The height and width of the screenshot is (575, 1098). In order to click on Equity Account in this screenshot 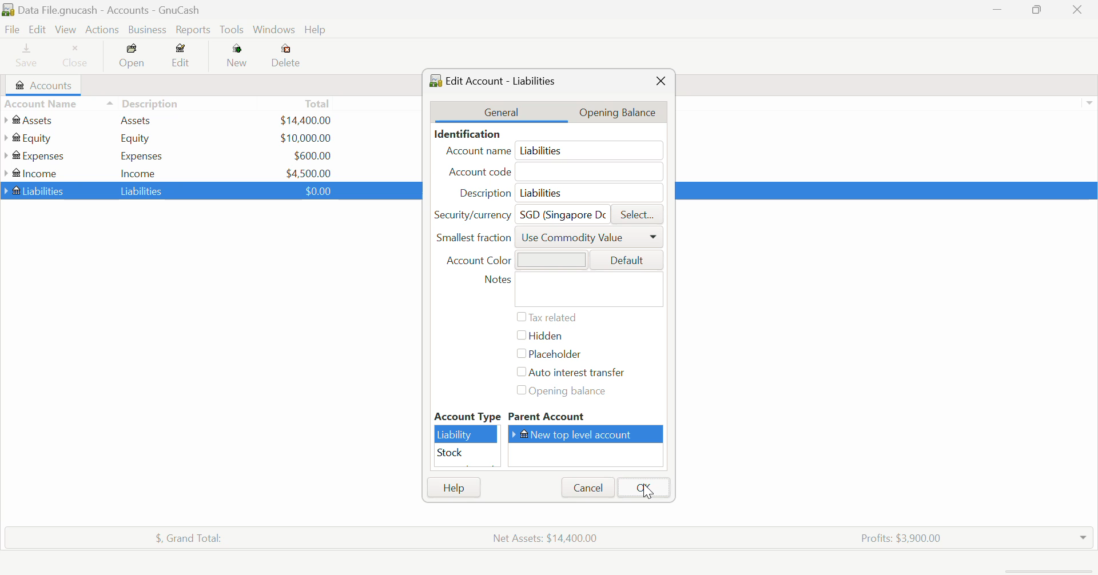, I will do `click(31, 135)`.